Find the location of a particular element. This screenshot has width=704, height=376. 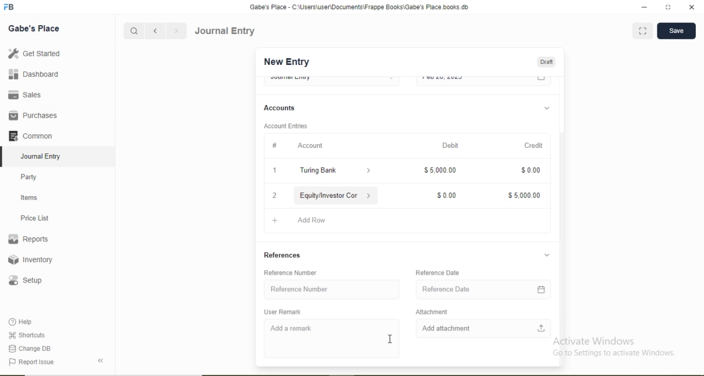

Full screen is located at coordinates (643, 30).